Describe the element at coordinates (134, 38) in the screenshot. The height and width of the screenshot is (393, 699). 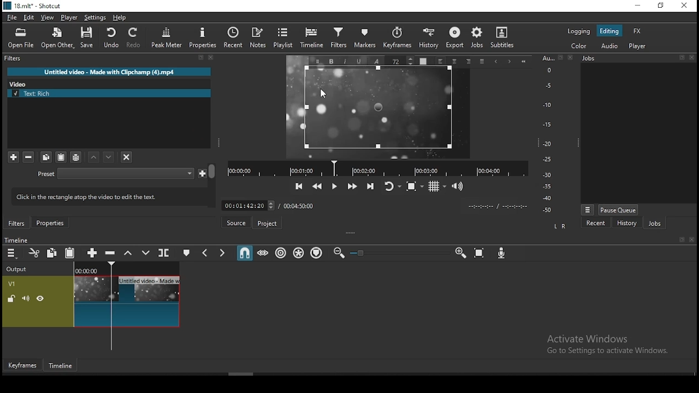
I see `redo` at that location.